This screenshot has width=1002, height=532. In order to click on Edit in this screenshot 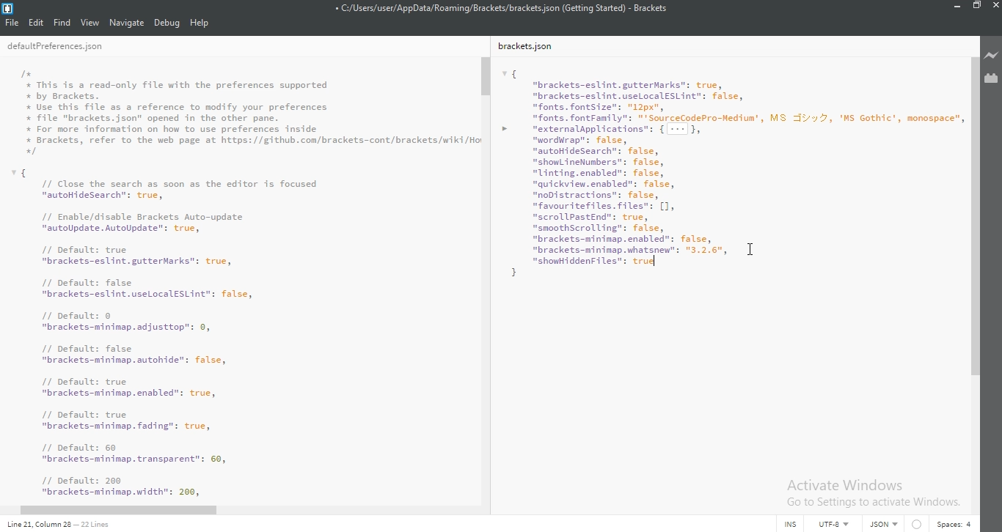, I will do `click(37, 22)`.